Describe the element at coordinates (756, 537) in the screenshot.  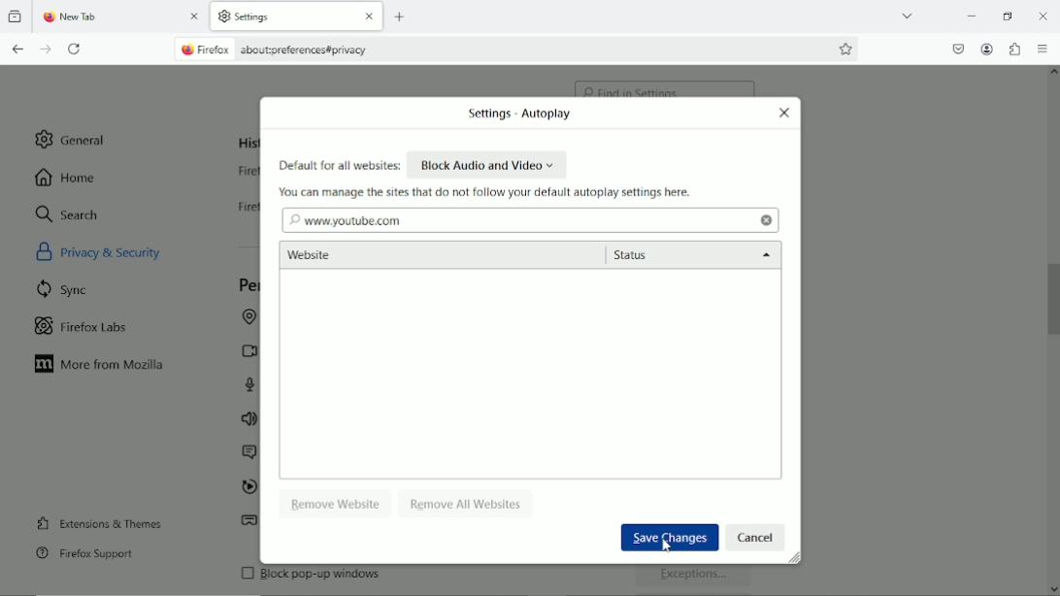
I see `` at that location.